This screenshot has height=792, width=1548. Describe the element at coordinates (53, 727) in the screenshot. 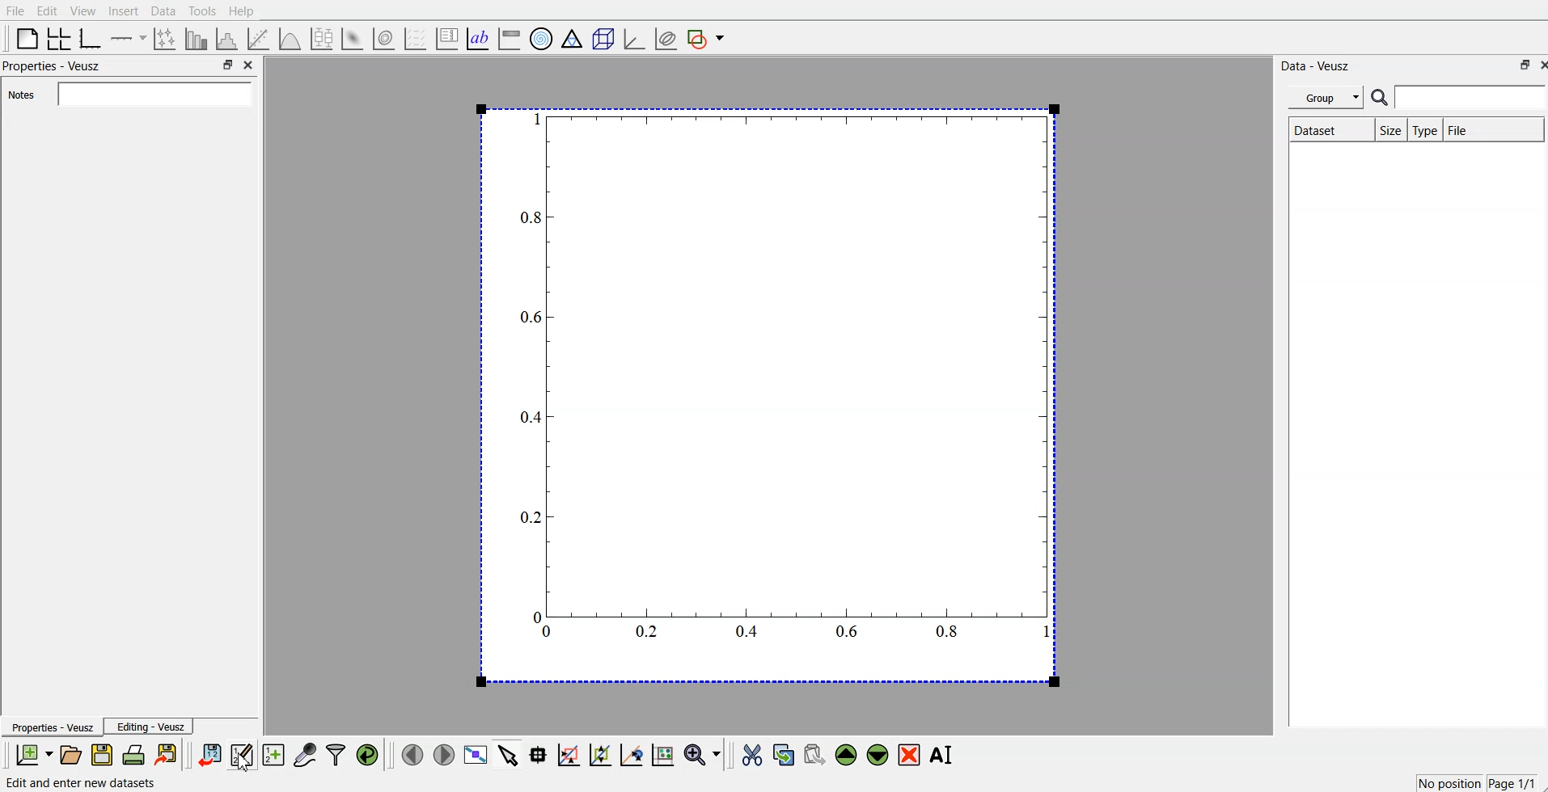

I see `Properties - Veusz` at that location.